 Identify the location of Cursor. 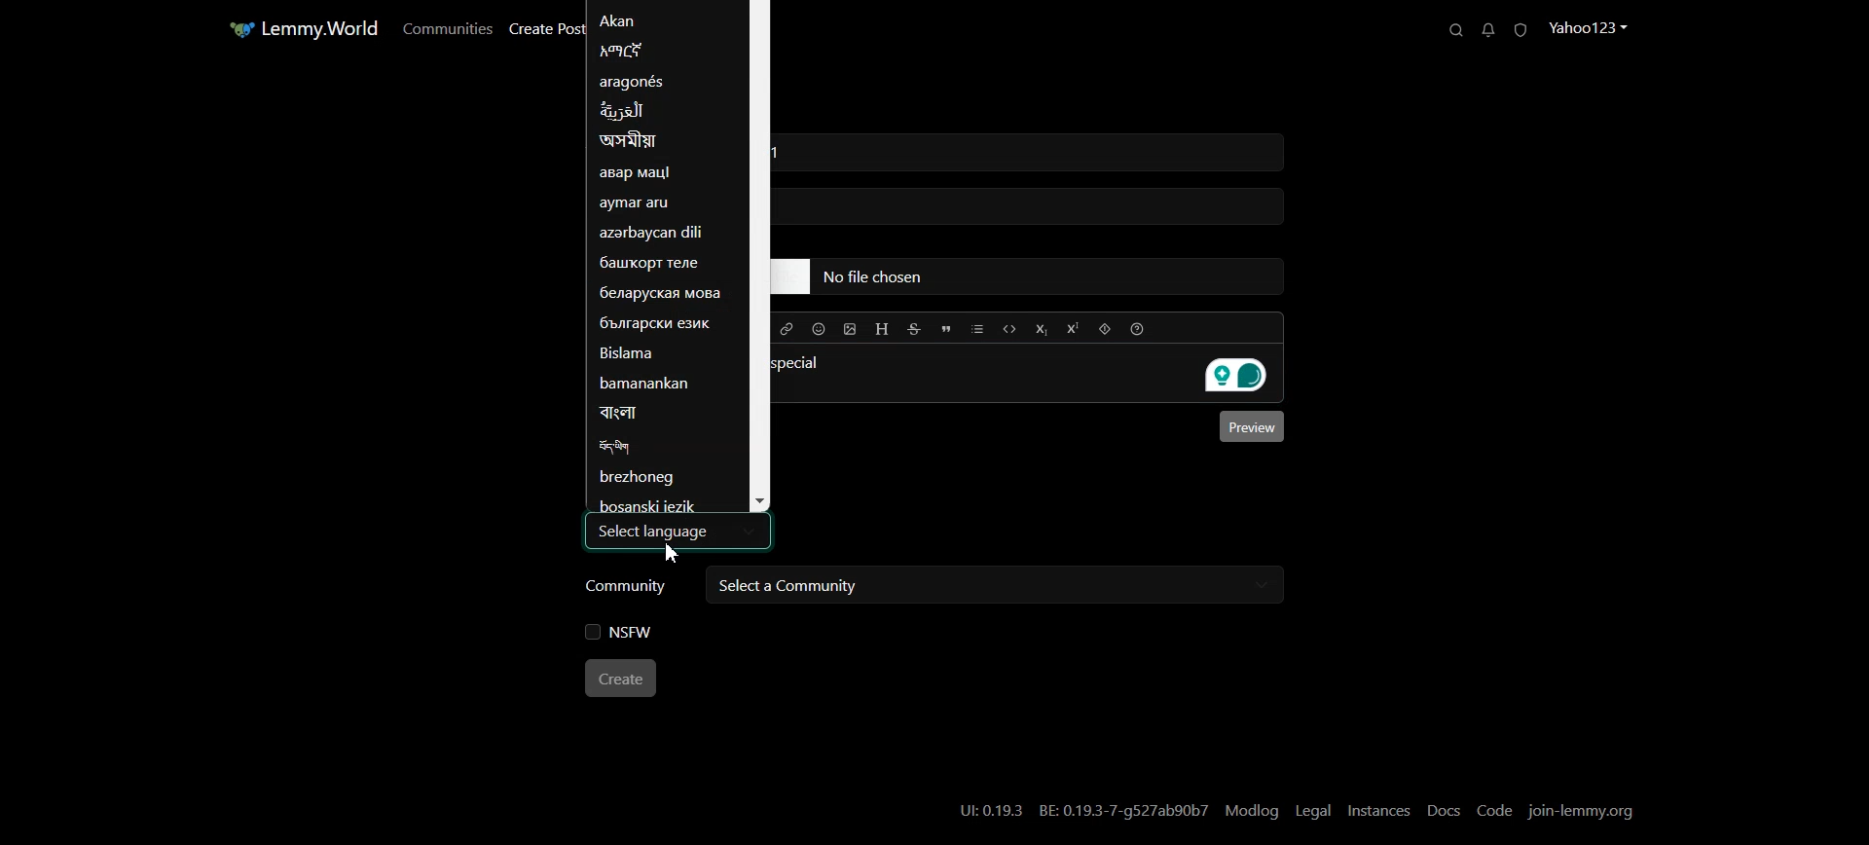
(672, 555).